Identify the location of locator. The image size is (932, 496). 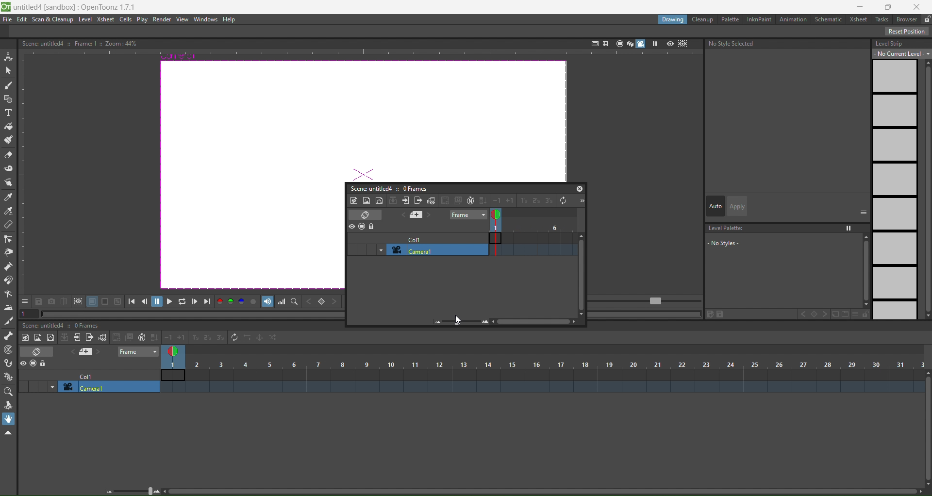
(322, 302).